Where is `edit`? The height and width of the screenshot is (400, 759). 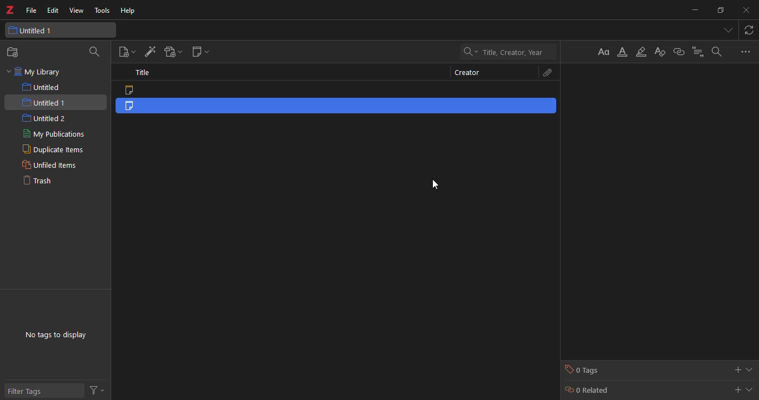 edit is located at coordinates (52, 11).